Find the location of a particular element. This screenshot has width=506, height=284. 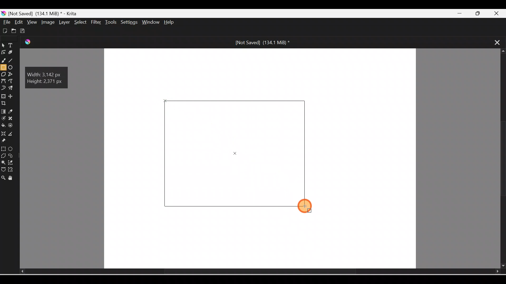

Krita Logo is located at coordinates (32, 44).